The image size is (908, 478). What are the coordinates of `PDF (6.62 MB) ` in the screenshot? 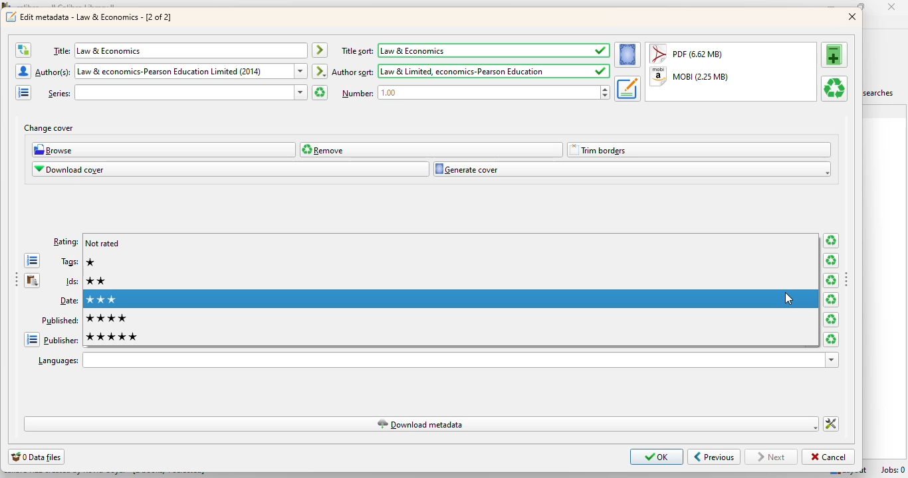 It's located at (689, 53).